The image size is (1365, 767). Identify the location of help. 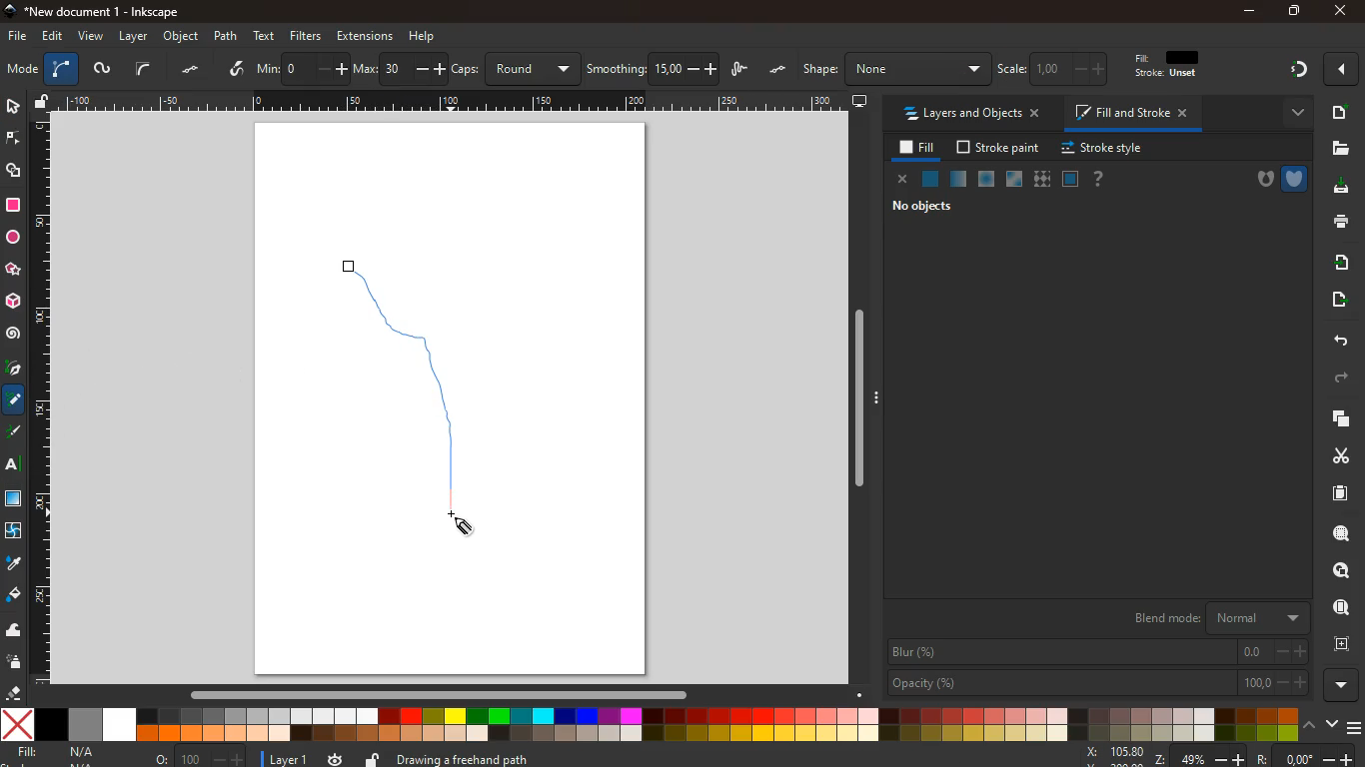
(422, 37).